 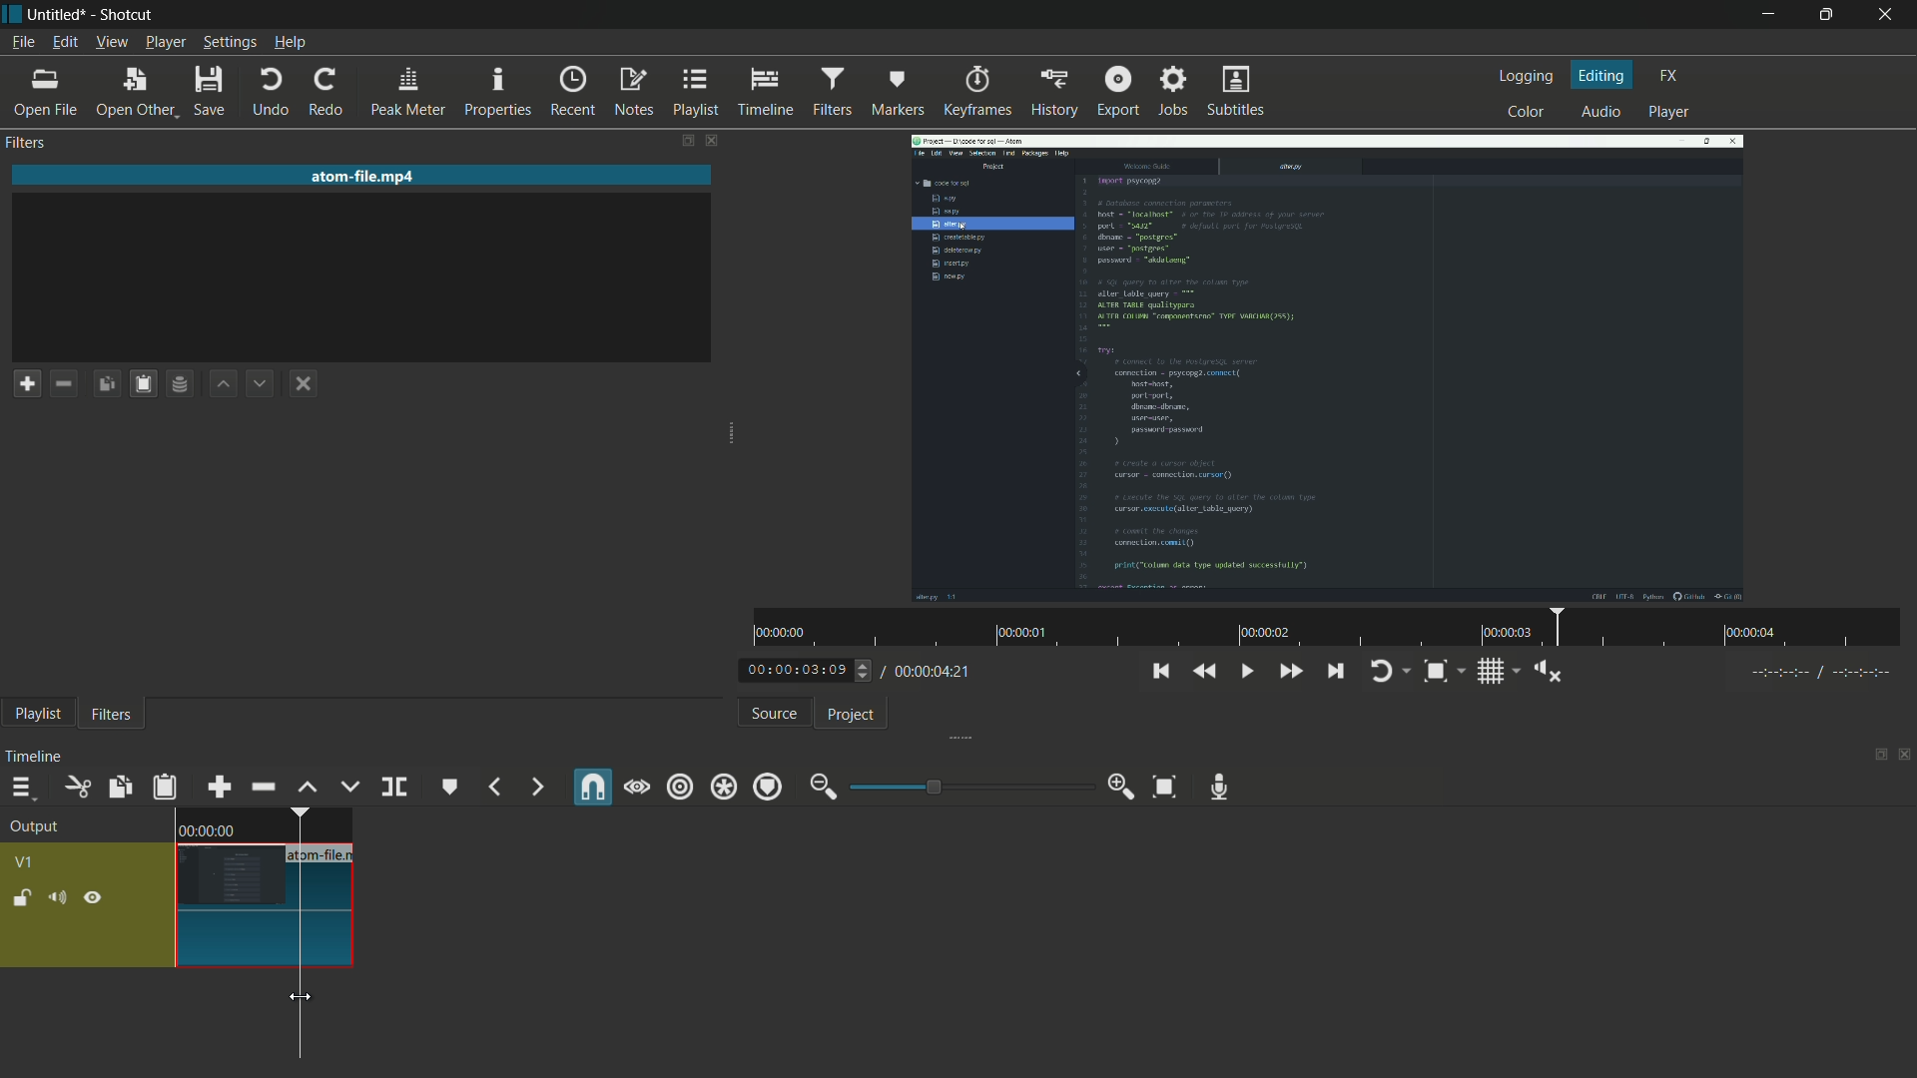 I want to click on history, so click(x=1055, y=93).